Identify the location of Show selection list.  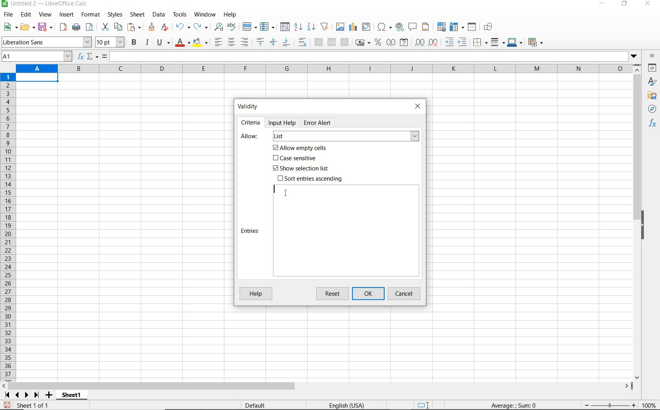
(300, 168).